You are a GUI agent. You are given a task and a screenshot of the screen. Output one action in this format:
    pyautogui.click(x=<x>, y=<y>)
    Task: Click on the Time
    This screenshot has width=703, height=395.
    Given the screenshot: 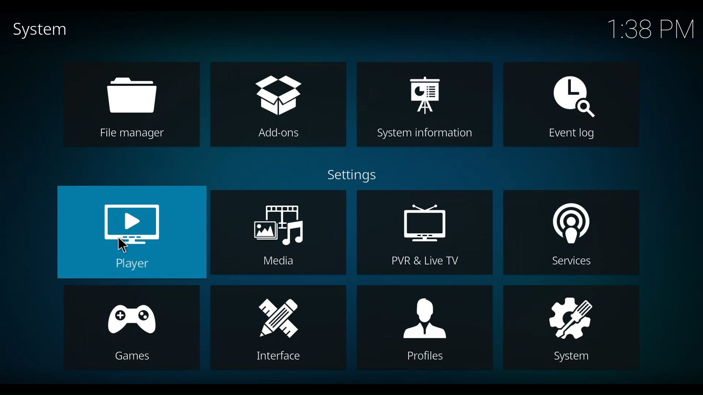 What is the action you would take?
    pyautogui.click(x=651, y=30)
    